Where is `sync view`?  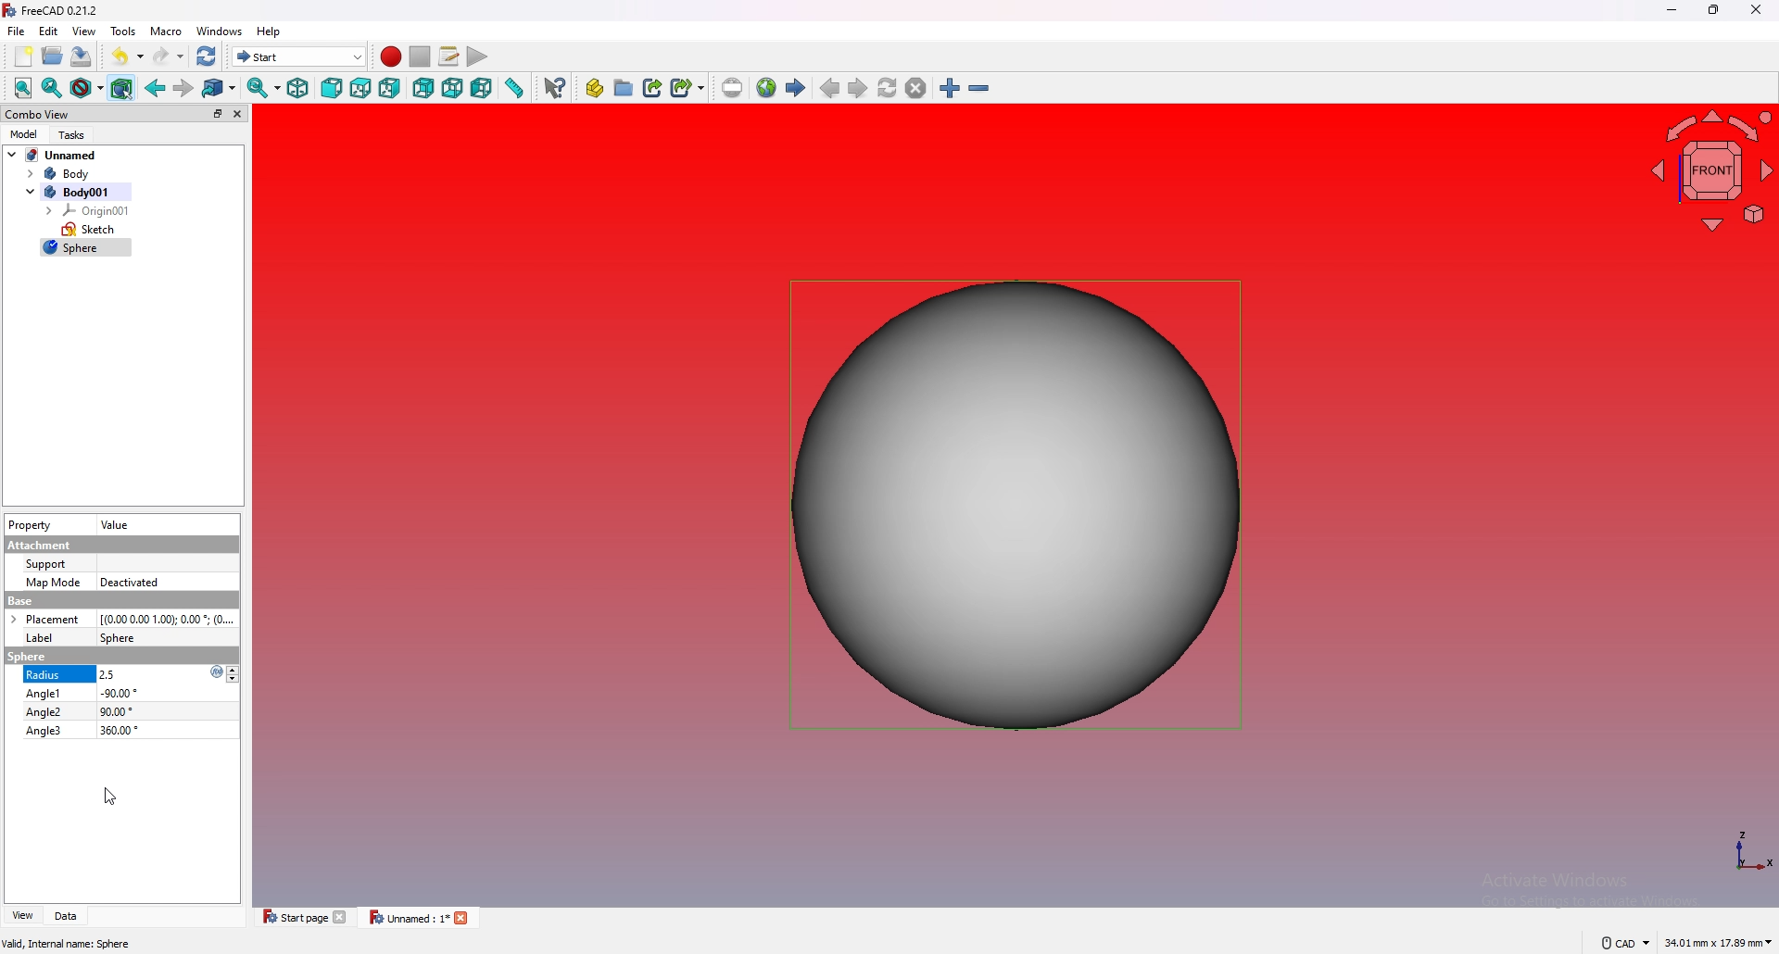 sync view is located at coordinates (263, 88).